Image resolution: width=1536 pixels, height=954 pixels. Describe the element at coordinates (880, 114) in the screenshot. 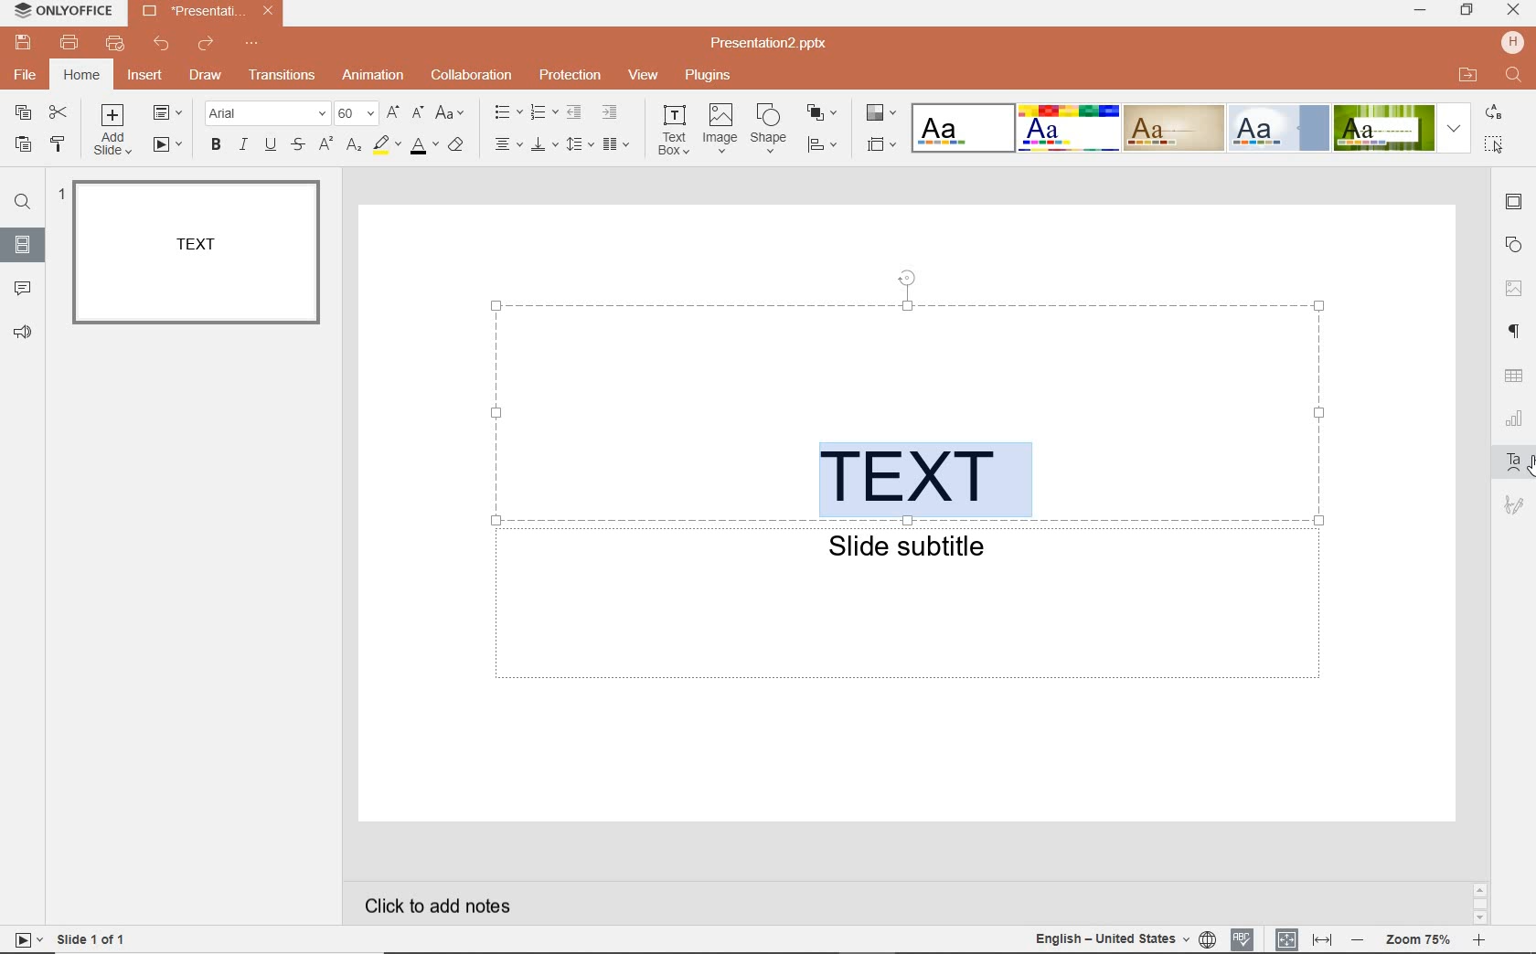

I see `CHANGE COLOR THEME` at that location.